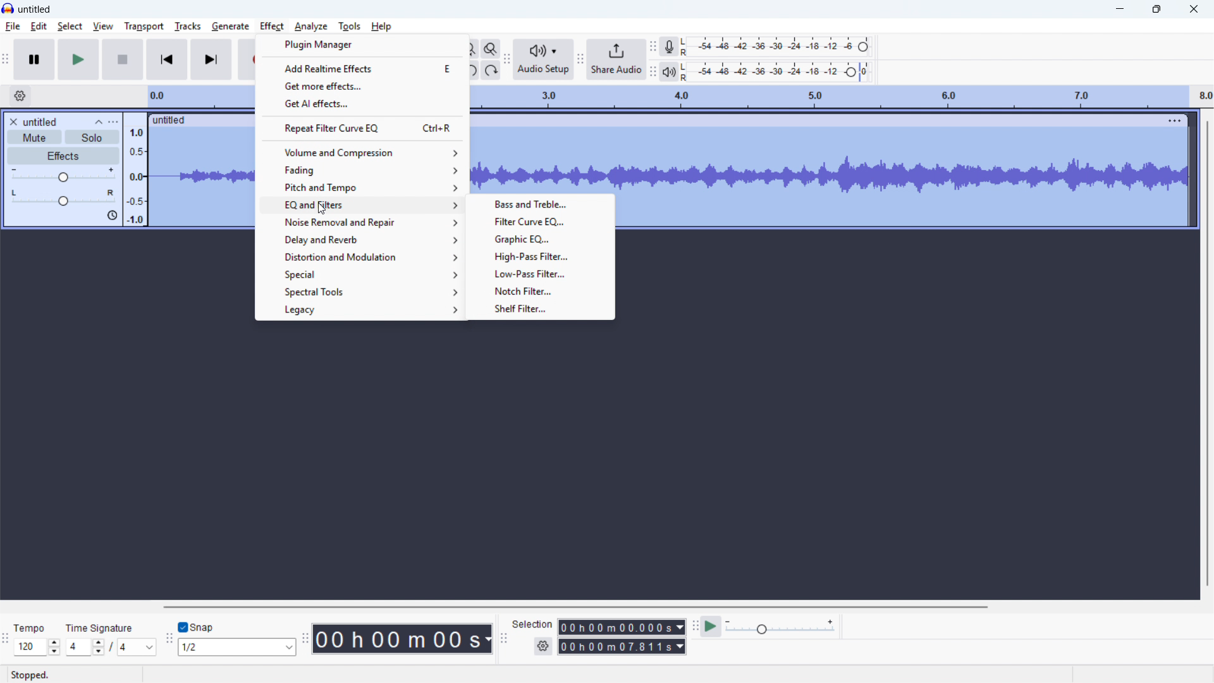 The height and width of the screenshot is (683, 1214). Describe the element at coordinates (362, 256) in the screenshot. I see `Distortion and modulation ` at that location.